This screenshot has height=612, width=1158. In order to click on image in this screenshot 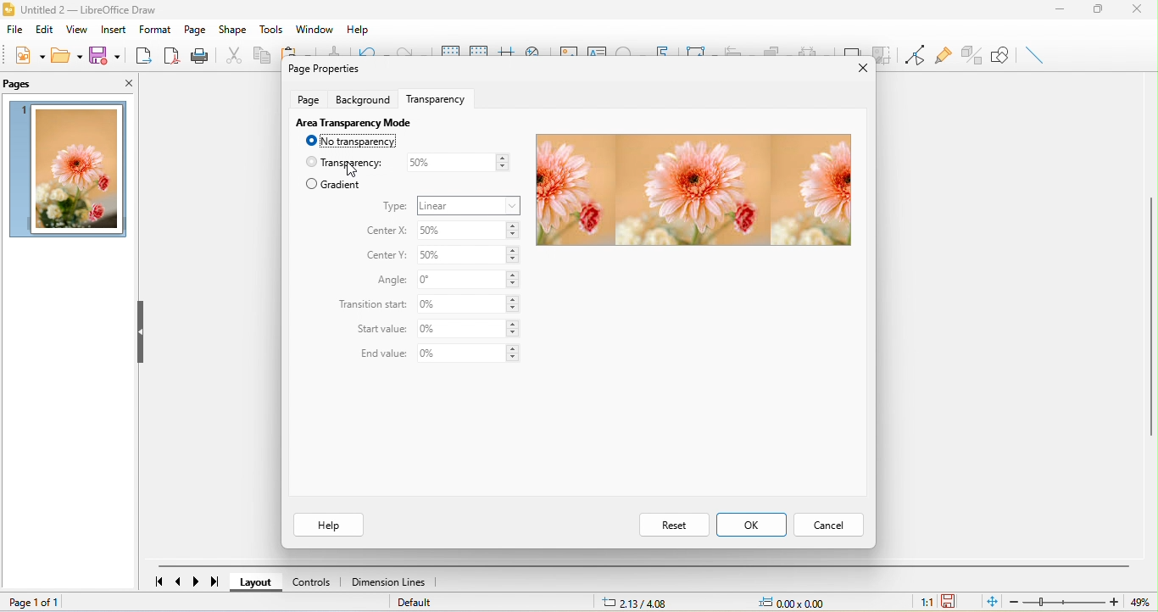, I will do `click(70, 170)`.